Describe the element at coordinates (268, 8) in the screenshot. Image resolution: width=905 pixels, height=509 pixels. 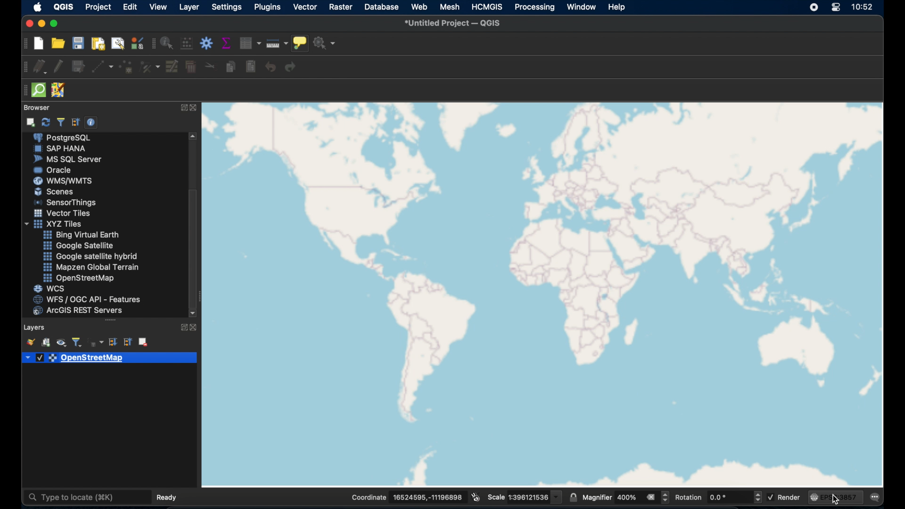
I see `plugins` at that location.